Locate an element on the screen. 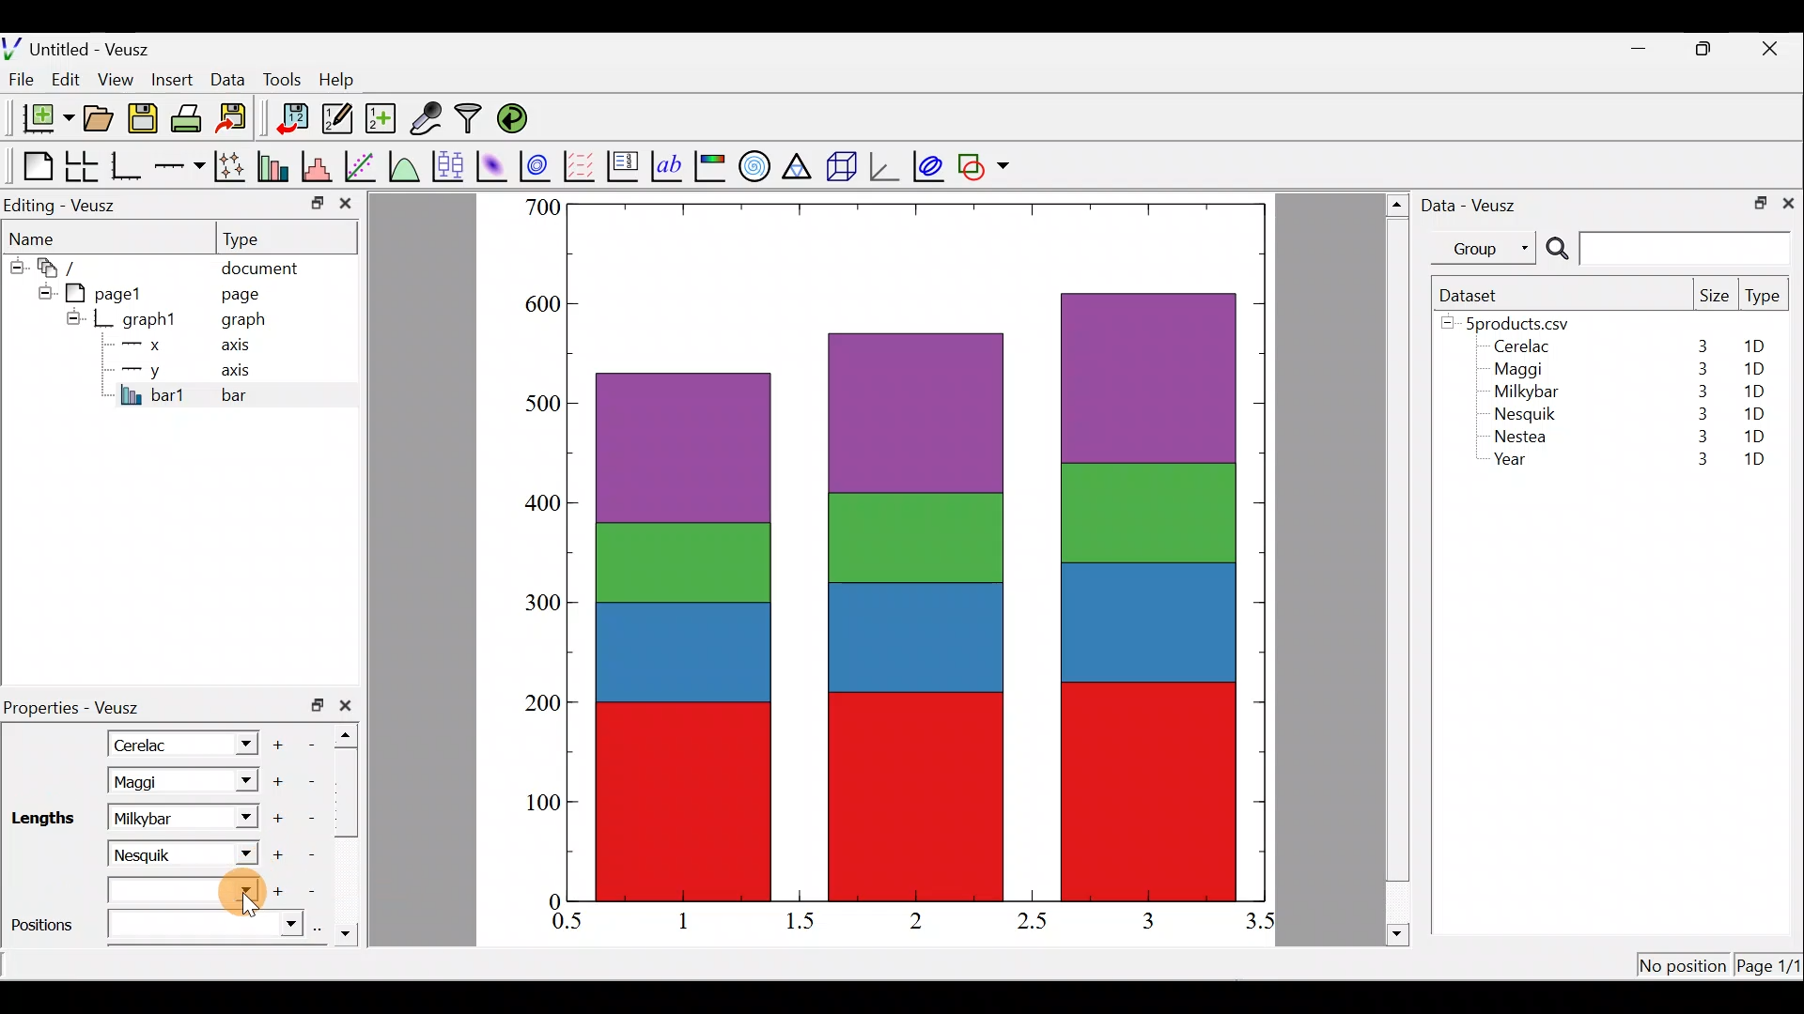  File is located at coordinates (18, 80).